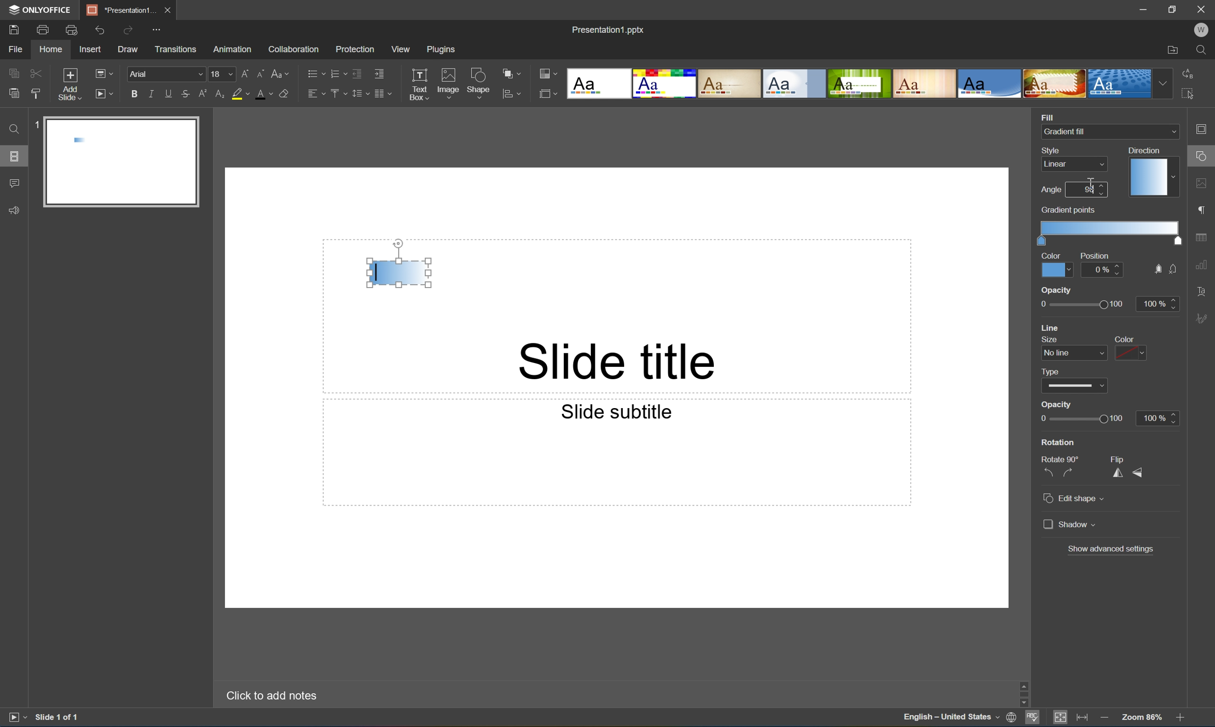  What do you see at coordinates (11, 94) in the screenshot?
I see `Paste` at bounding box center [11, 94].